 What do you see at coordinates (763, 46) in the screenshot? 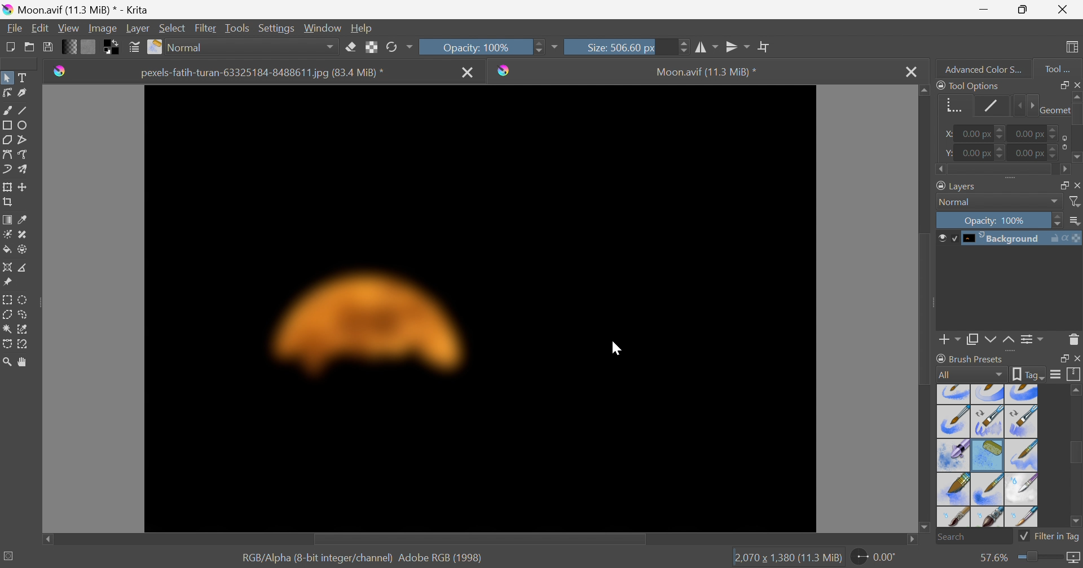
I see `Wrap around mode` at bounding box center [763, 46].